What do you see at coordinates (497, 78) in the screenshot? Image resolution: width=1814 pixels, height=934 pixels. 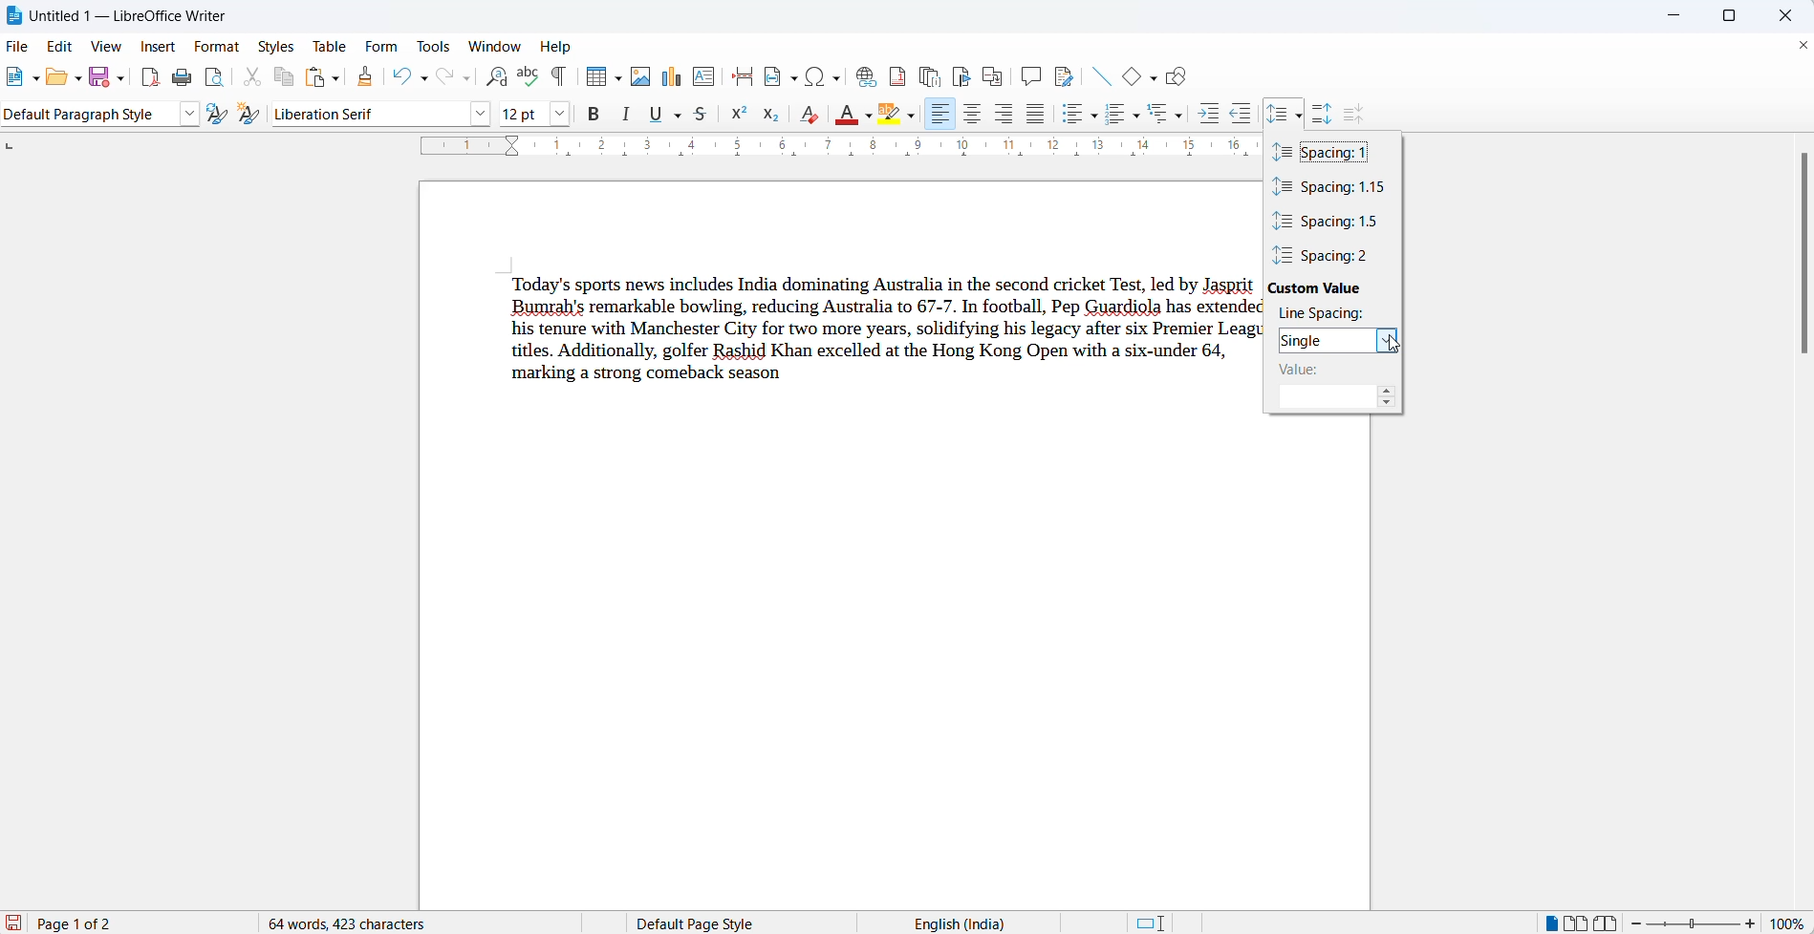 I see `find and relace` at bounding box center [497, 78].